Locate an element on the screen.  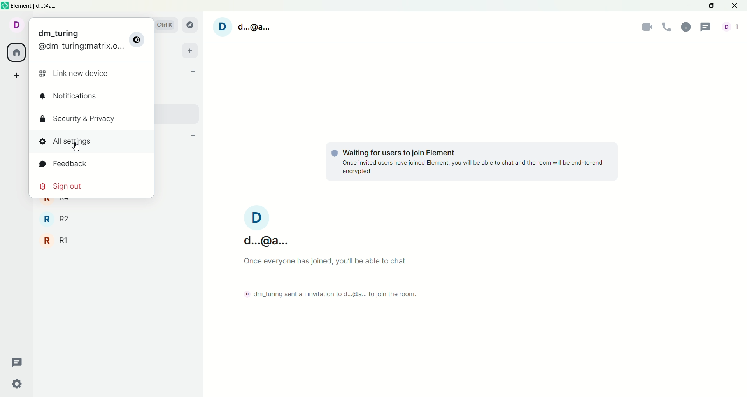
d  D..@a.. is located at coordinates (265, 227).